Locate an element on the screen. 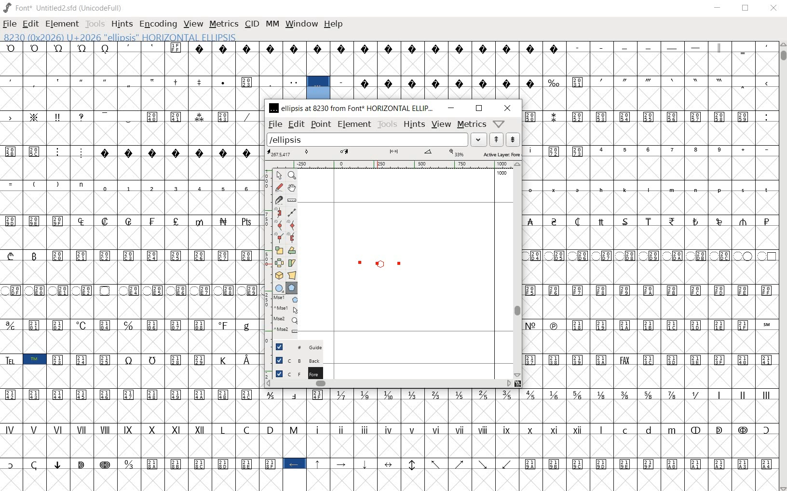 Image resolution: width=787 pixels, height=491 pixels. add a curve point is located at coordinates (279, 224).